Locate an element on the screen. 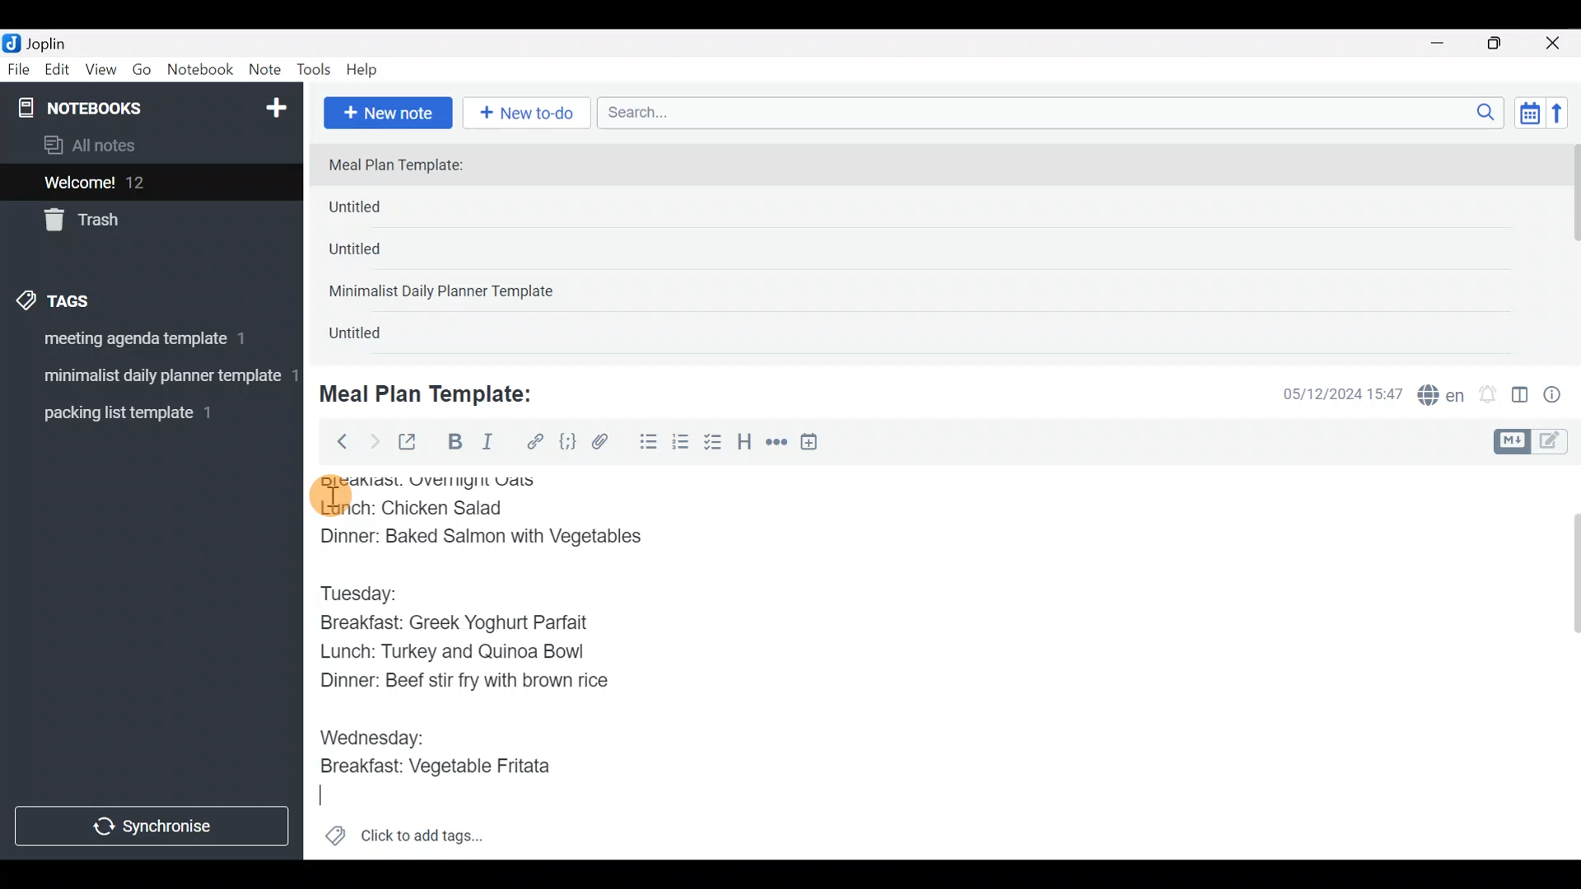 The width and height of the screenshot is (1581, 889). Breakfast: Vegetable Fritata is located at coordinates (450, 767).